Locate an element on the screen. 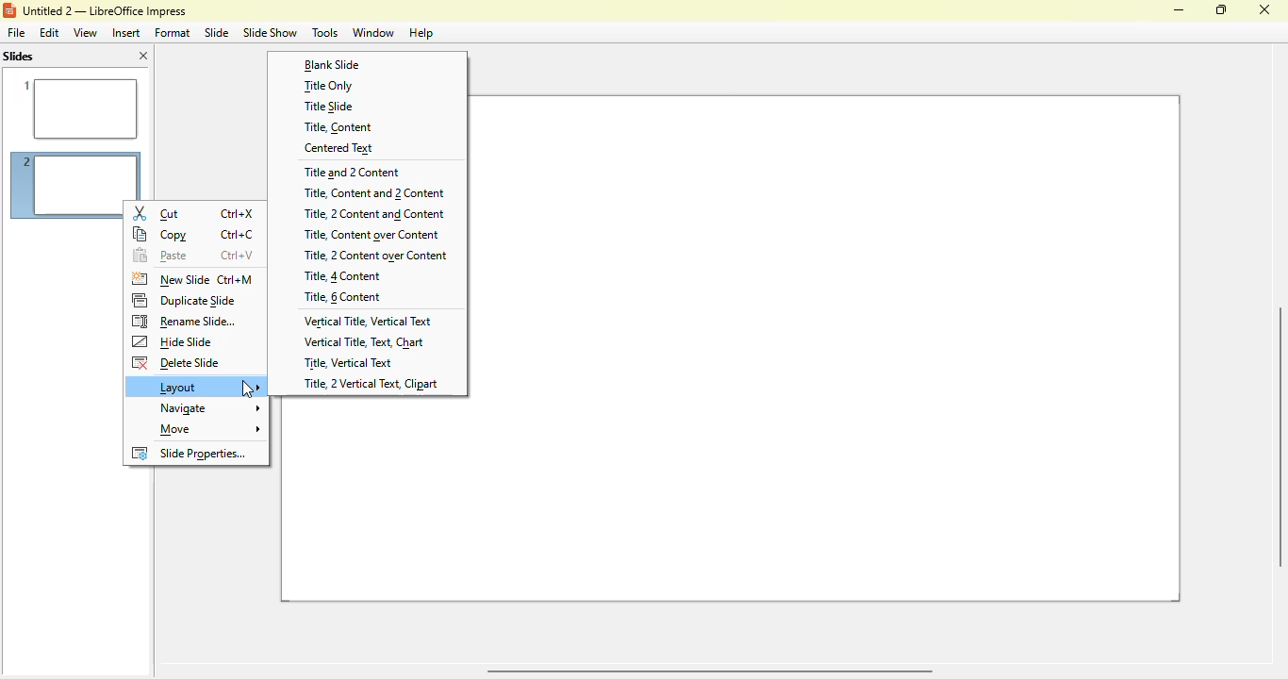  paste is located at coordinates (160, 256).